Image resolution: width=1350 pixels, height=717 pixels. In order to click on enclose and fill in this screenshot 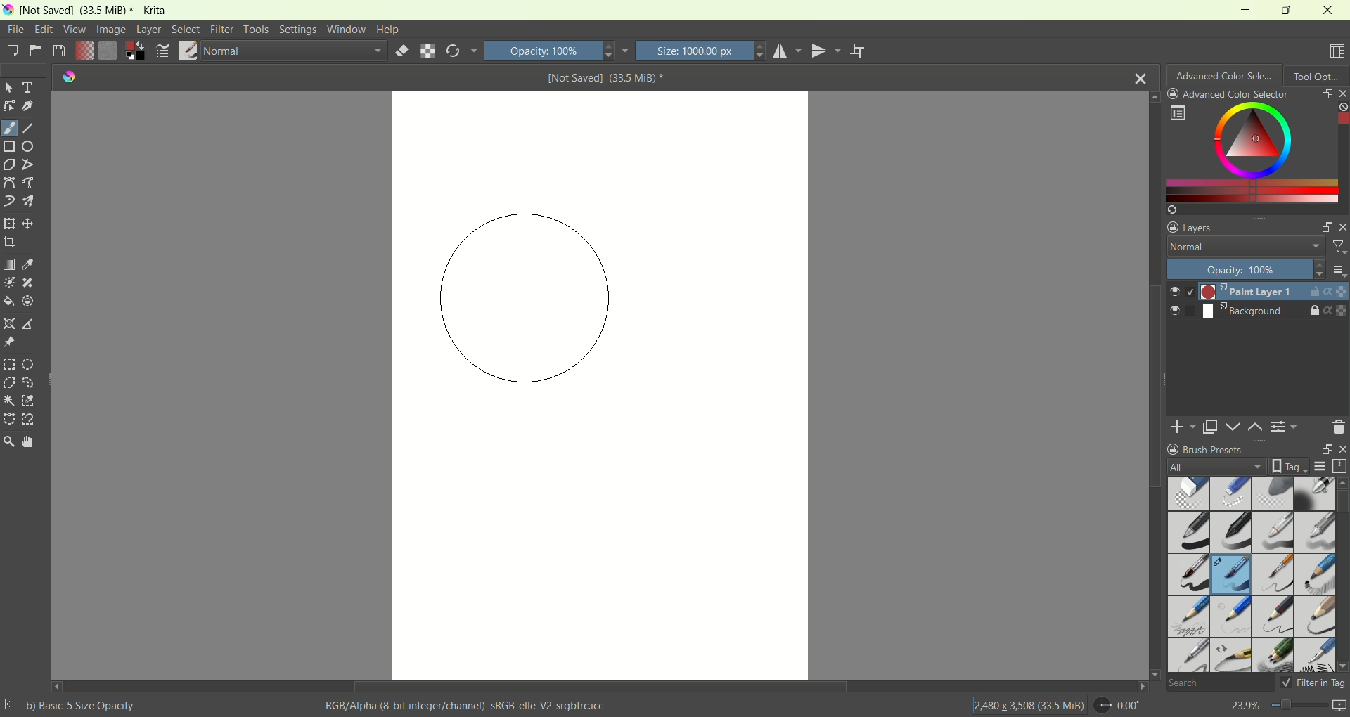, I will do `click(27, 302)`.